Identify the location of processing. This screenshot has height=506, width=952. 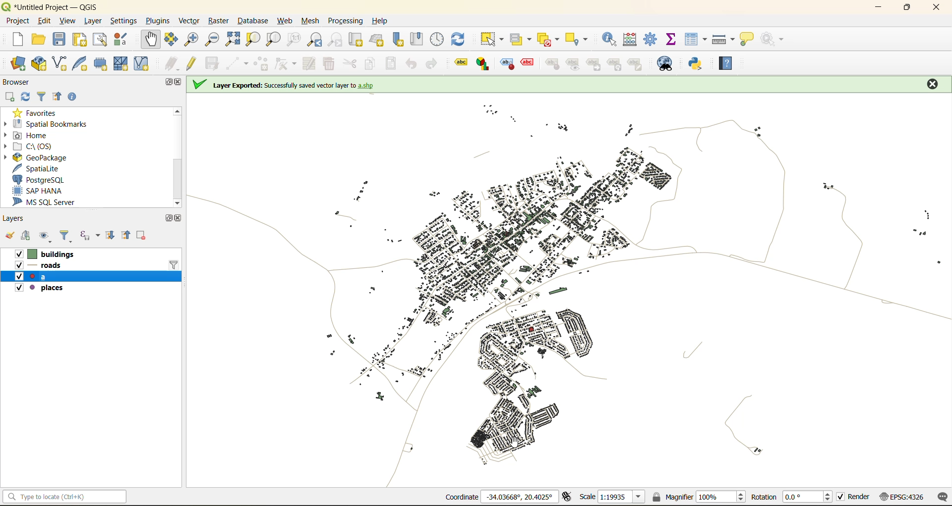
(346, 19).